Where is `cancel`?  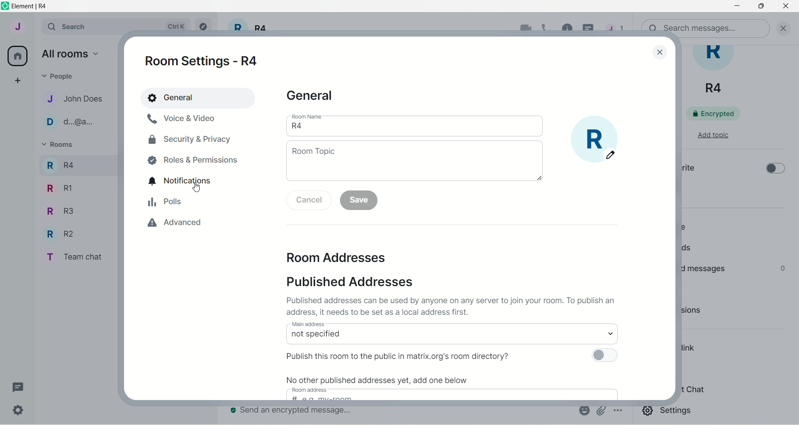
cancel is located at coordinates (306, 201).